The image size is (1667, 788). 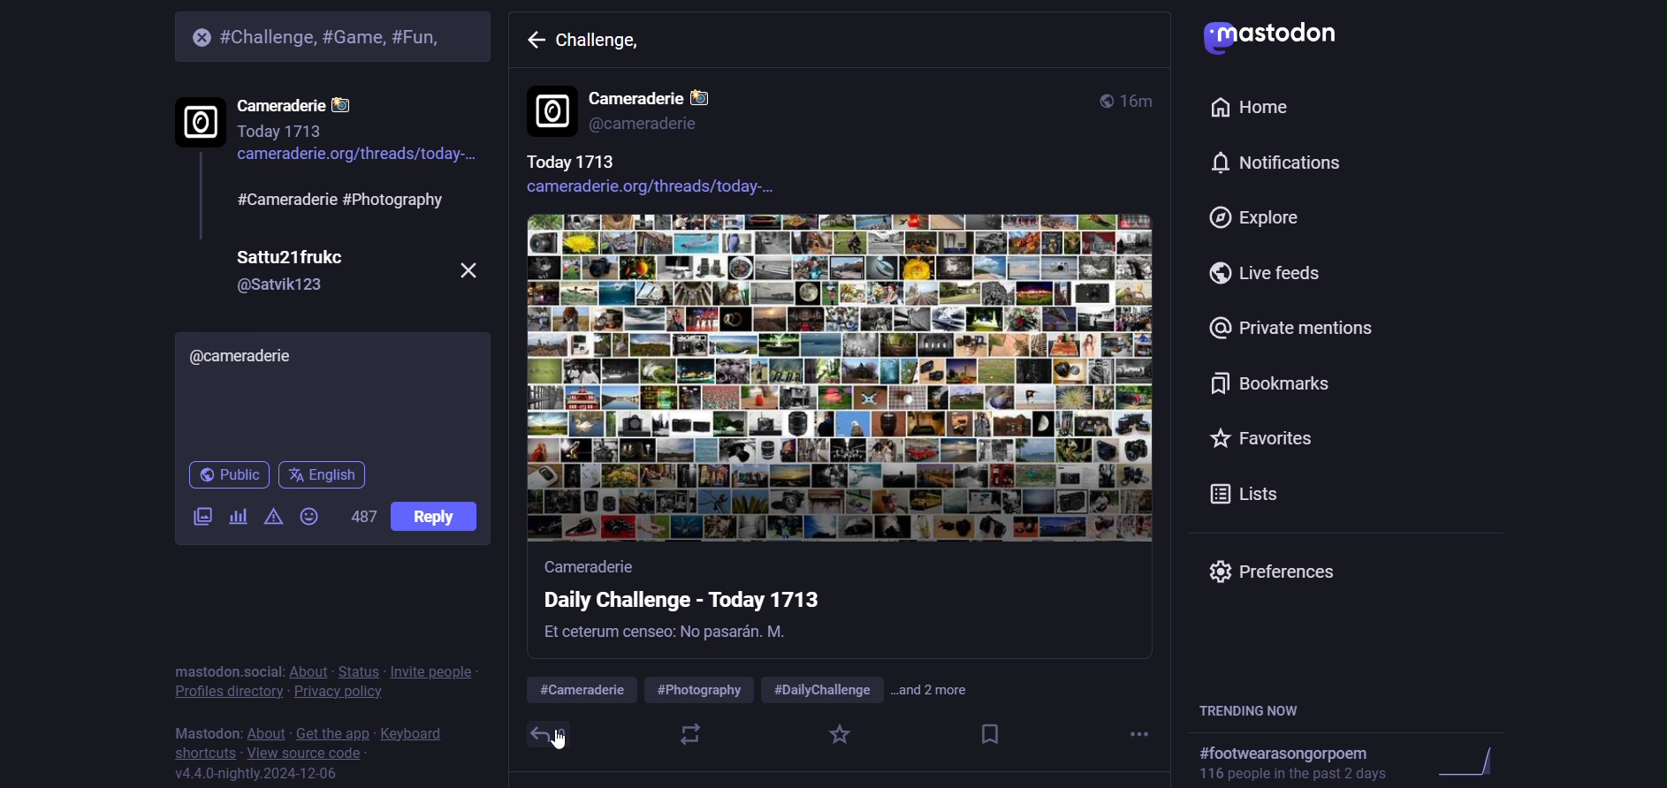 I want to click on reply, so click(x=539, y=734).